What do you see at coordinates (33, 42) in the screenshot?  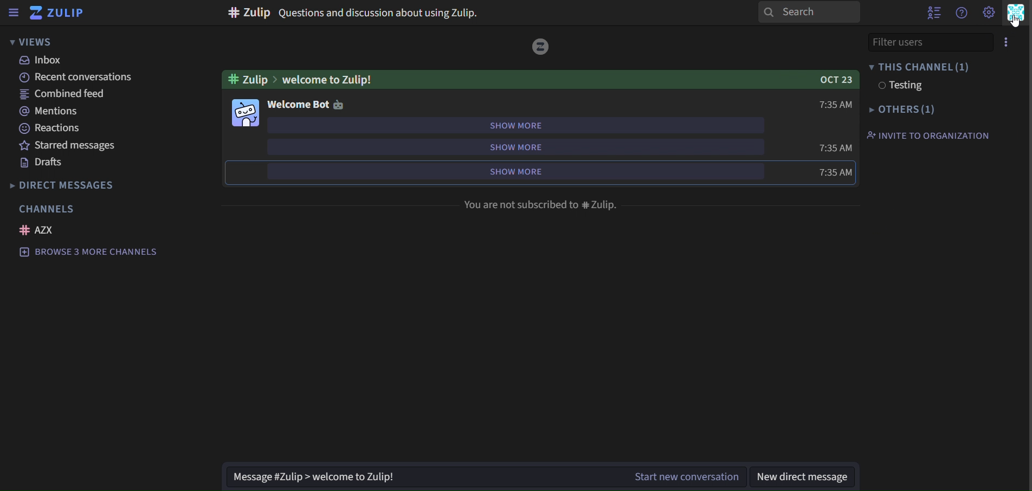 I see `views` at bounding box center [33, 42].